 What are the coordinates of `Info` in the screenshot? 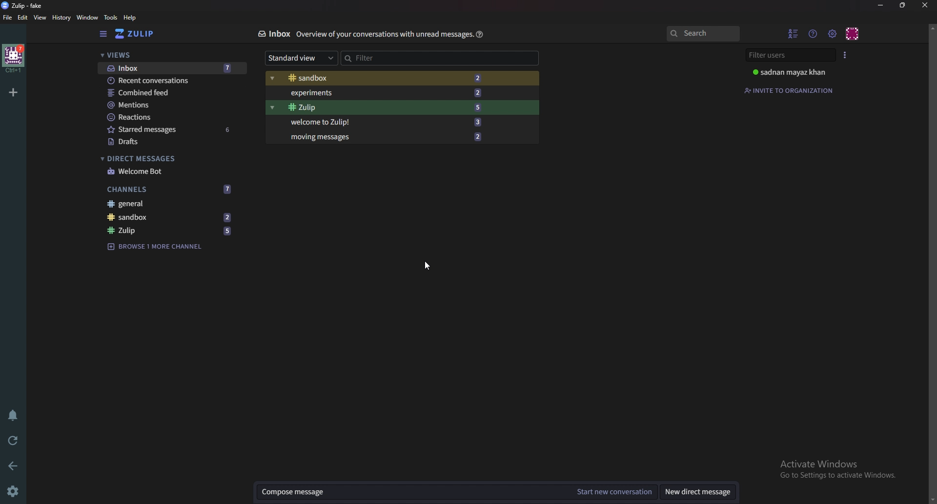 It's located at (385, 34).